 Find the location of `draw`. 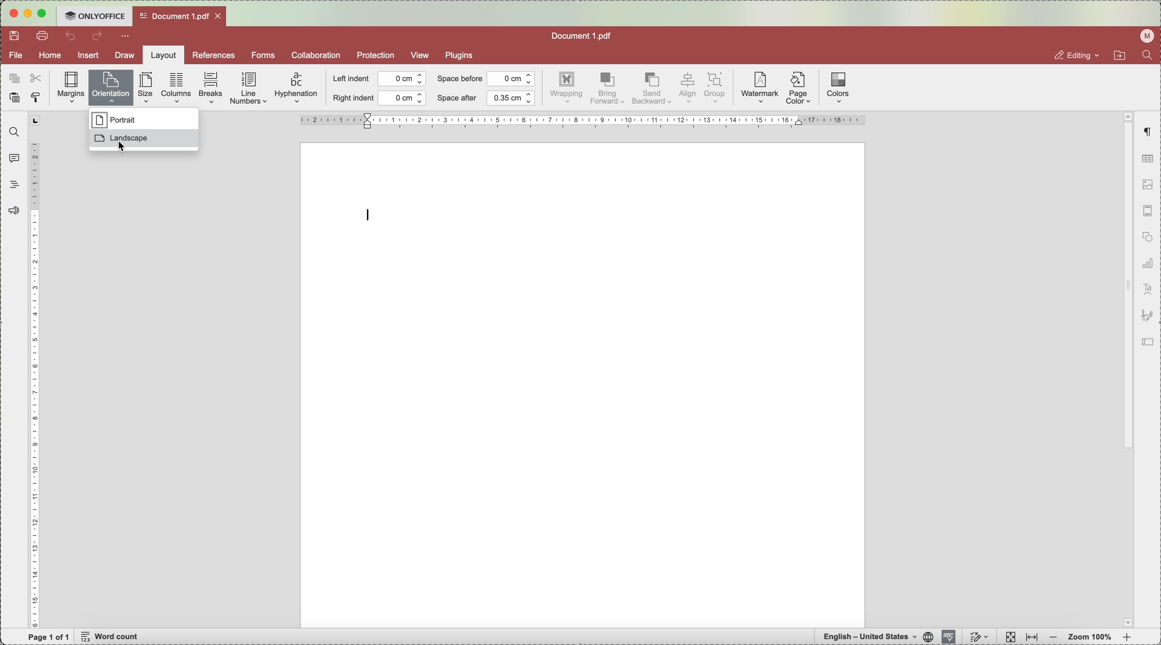

draw is located at coordinates (122, 55).